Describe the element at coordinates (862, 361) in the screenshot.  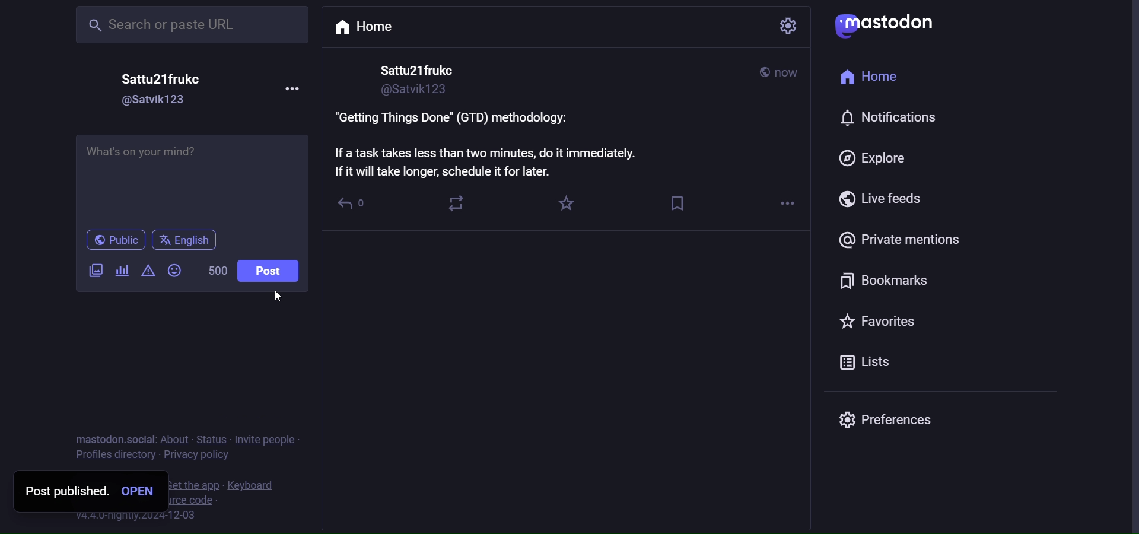
I see `lists` at that location.